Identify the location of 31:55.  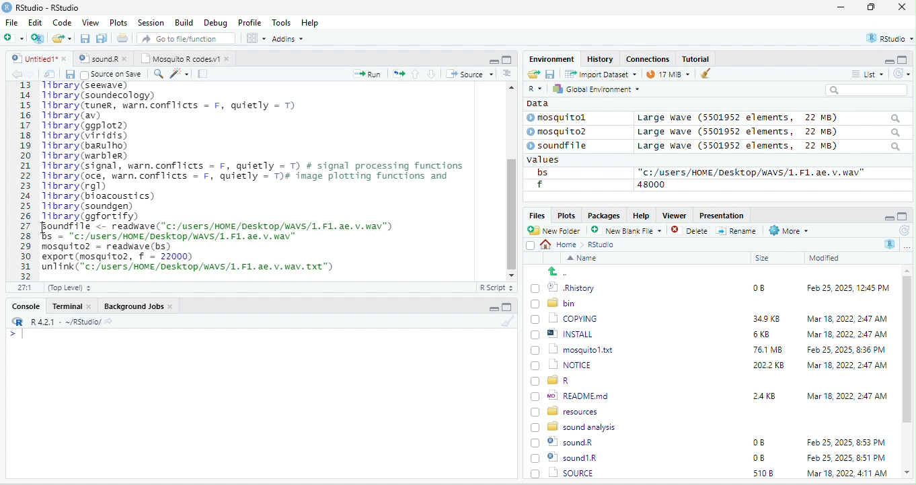
(23, 288).